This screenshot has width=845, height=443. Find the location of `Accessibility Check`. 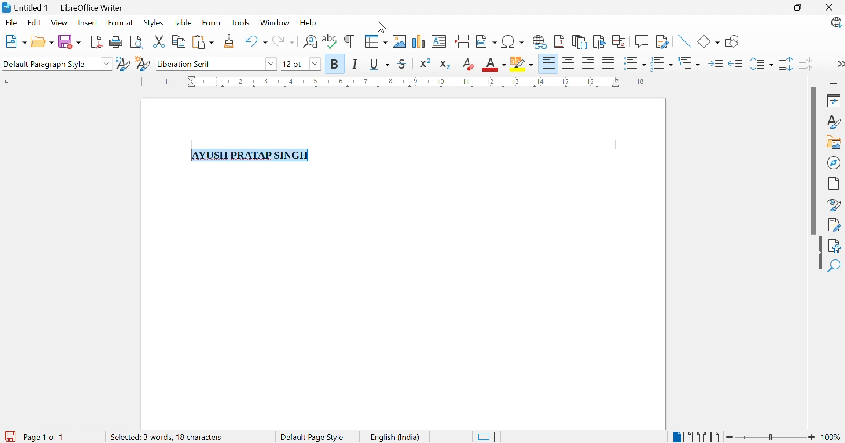

Accessibility Check is located at coordinates (836, 246).